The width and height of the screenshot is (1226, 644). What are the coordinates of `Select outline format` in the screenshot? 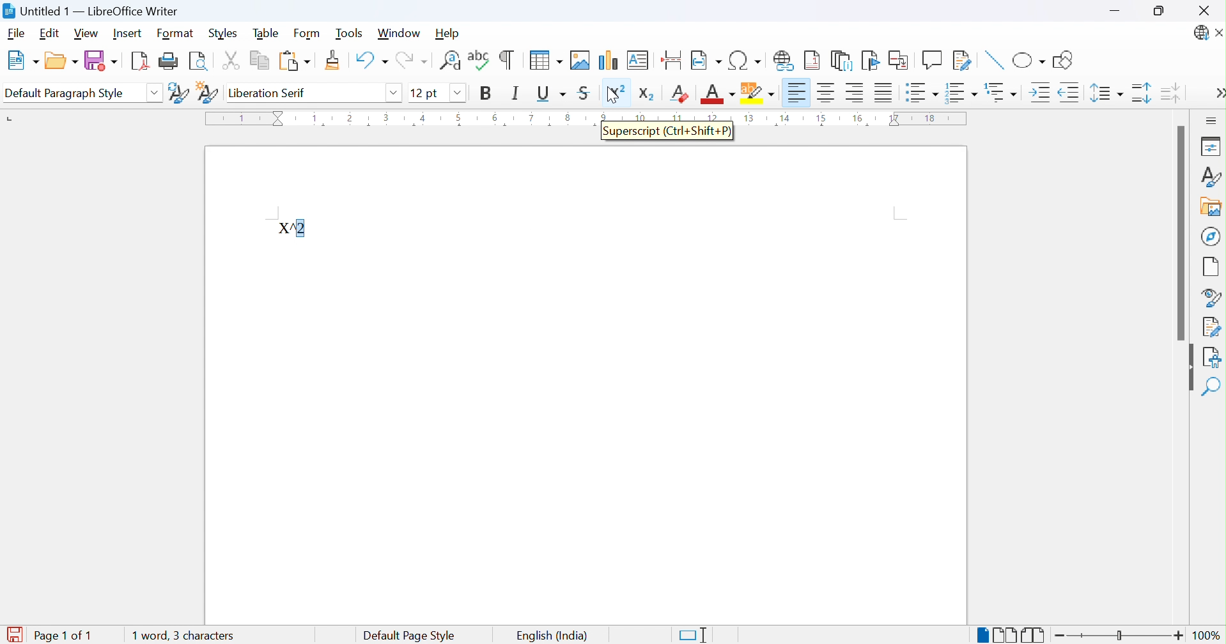 It's located at (1000, 91).